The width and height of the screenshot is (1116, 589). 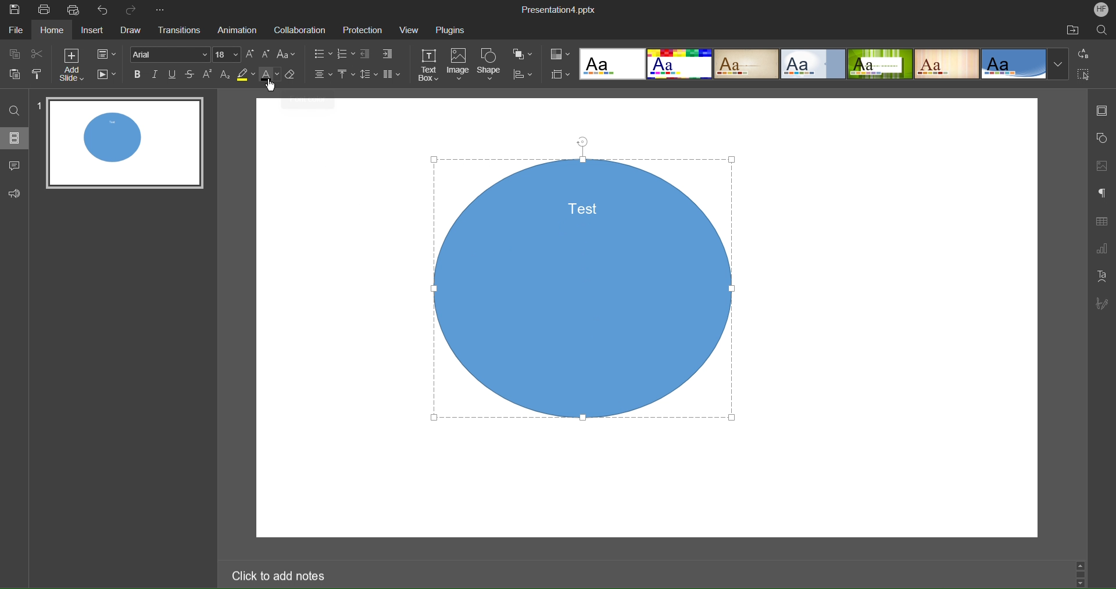 I want to click on Paragraph Settings, so click(x=1101, y=193).